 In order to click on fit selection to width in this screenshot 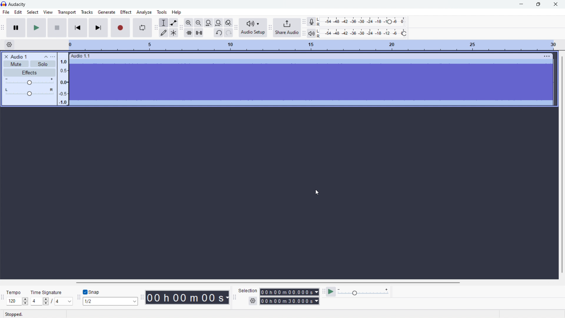, I will do `click(209, 23)`.